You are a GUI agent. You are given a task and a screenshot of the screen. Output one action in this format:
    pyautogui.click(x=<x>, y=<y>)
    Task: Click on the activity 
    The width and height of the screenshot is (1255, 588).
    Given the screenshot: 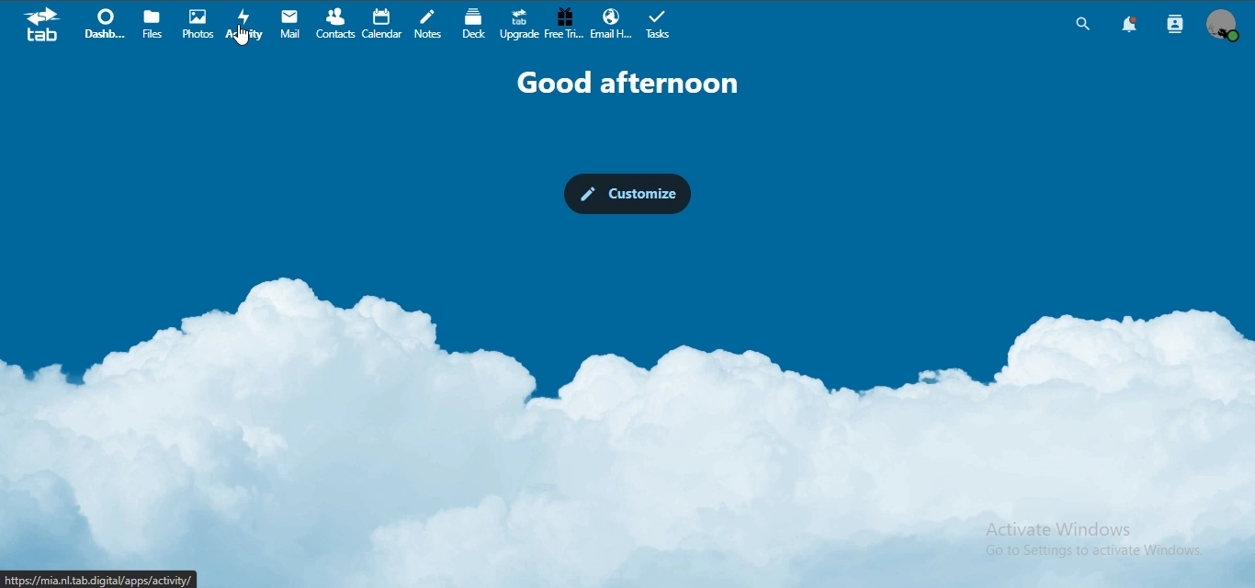 What is the action you would take?
    pyautogui.click(x=243, y=26)
    